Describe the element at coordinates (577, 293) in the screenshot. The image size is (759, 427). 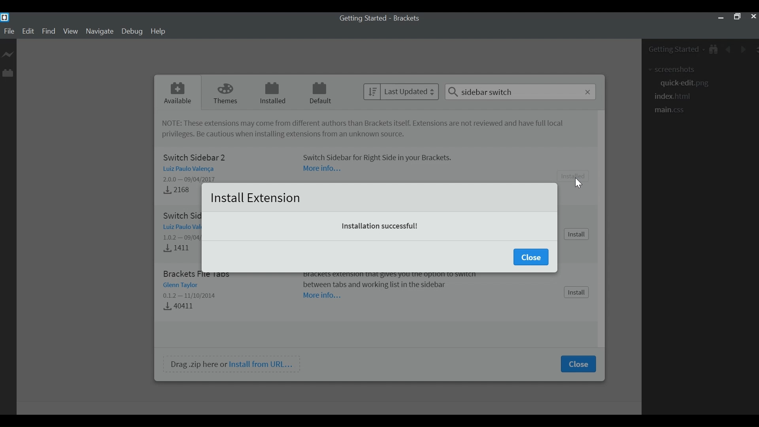
I see `Install` at that location.